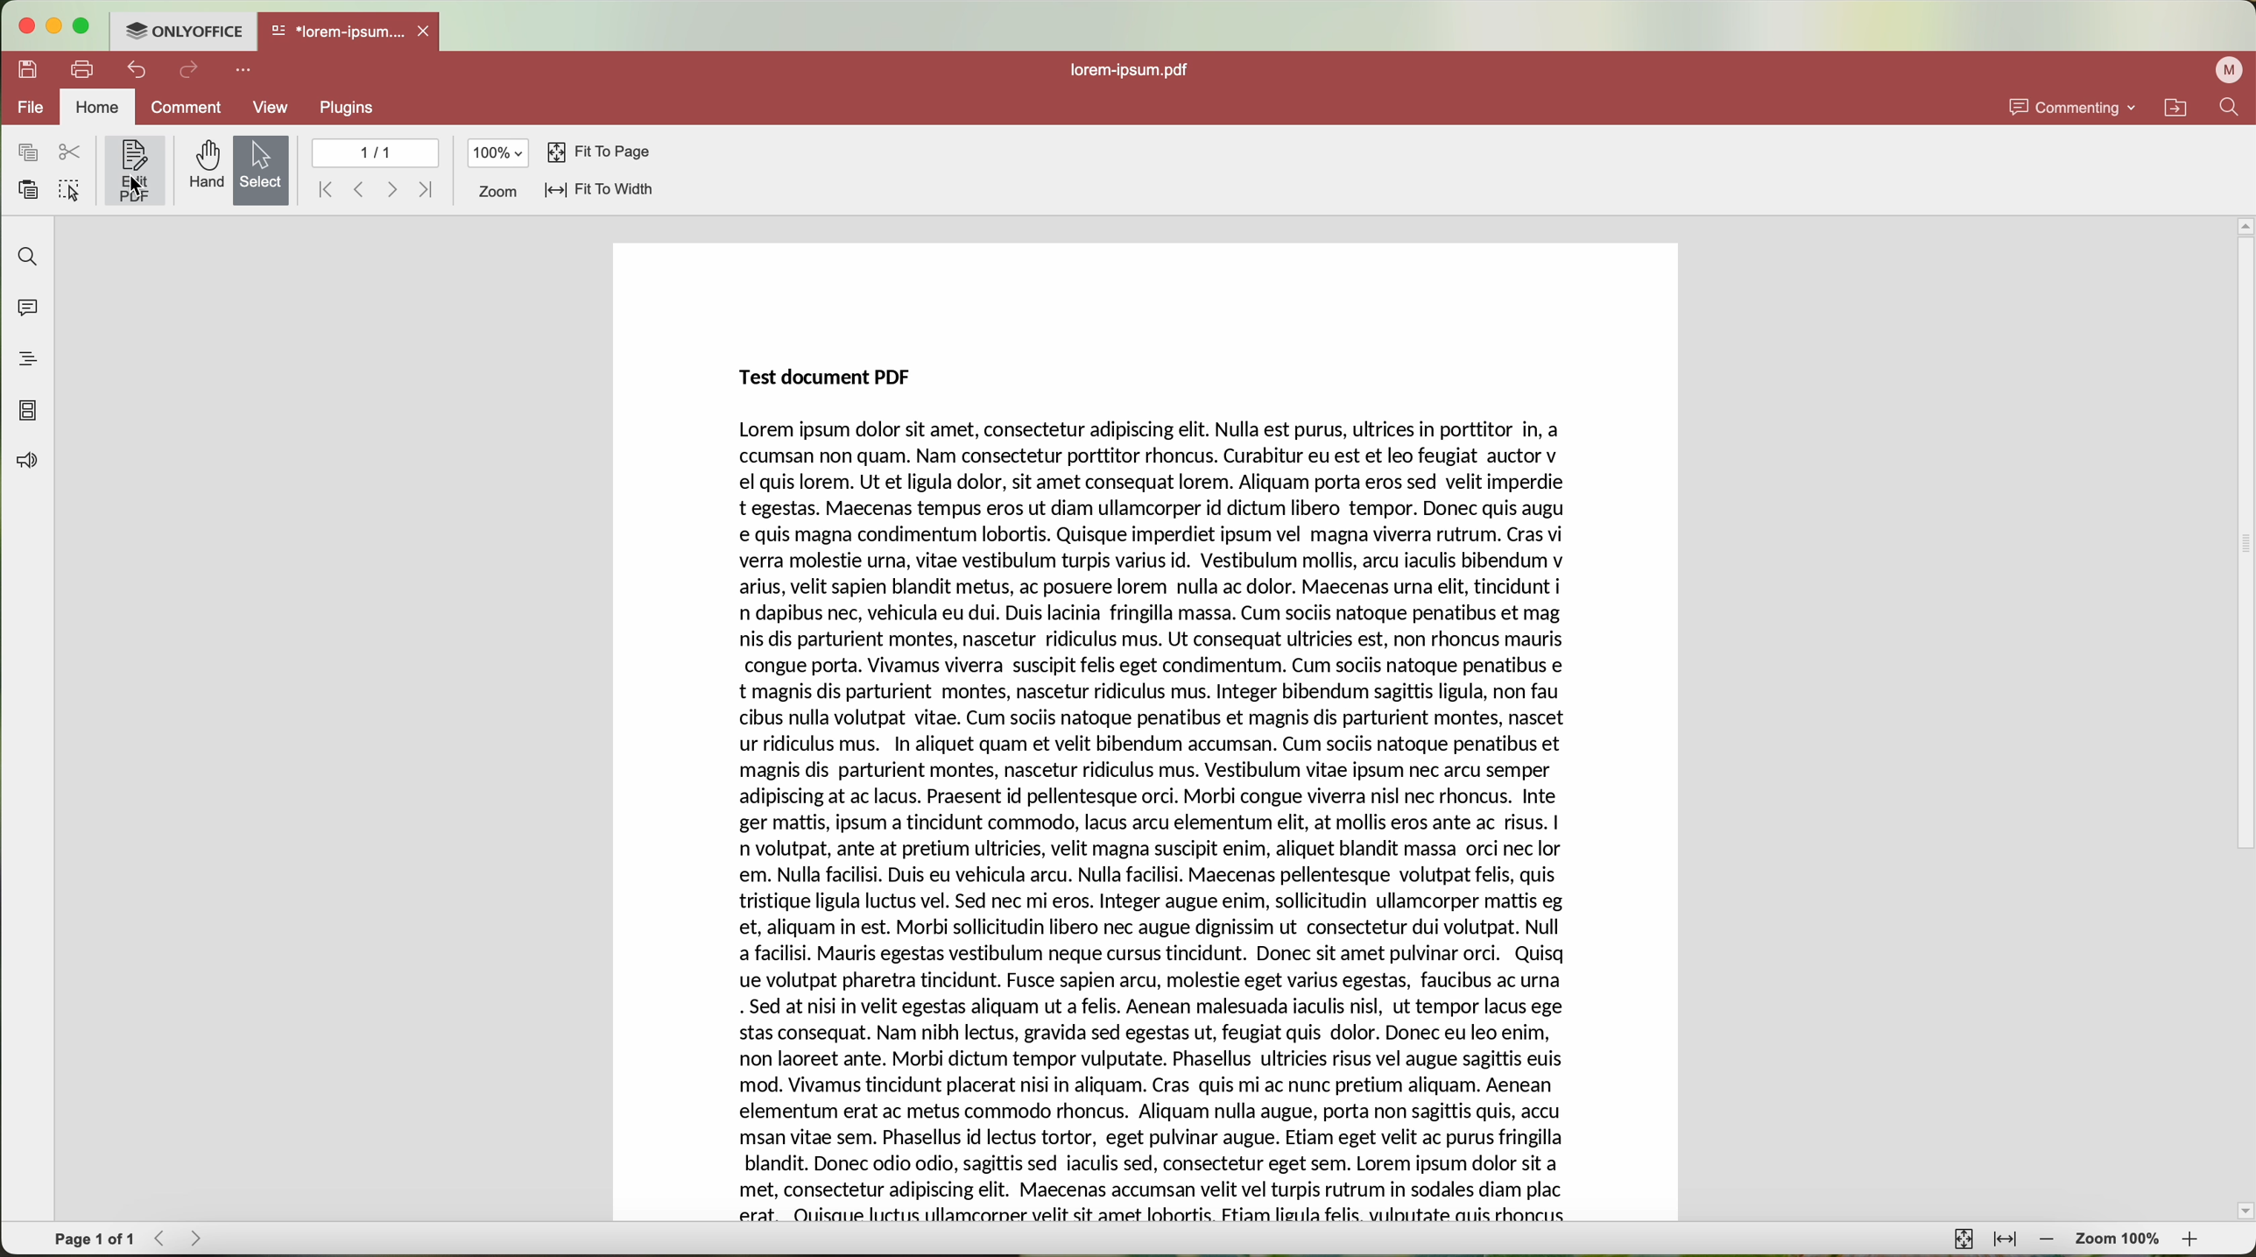 This screenshot has width=2256, height=1257. Describe the element at coordinates (1157, 822) in the screenshot. I see `Lorem ipsum dolor sit amet, consectetur adipiscing elit. Nulla est purus, ultrices in porttitor in, a
ccumsan non quam. Nam consectetur porttitor rhoncus. Curabitur eu est et leo feugiat auctor v
el quis lorem. Ut et ligula dolor, sit amet consequat lorem. Aliquam porta eros sed velit imperdie
t egestas. Maecenas tempus eros ut diam ullamcorper id dictum libero tempor. Donec quis augu
e quis magna condimentum lobortis. Quisque imperdiet ipsum vel magna viverra rutrum. Cras vi
verra molestie urna, vitae vestibulum turpis varius id. Vestibulum mollis, arcu iaculis bibendum v
arius, velit sapien blandit metus, ac posuere lorem nulla ac dolor. Maecenas urna elit, tincidunt i
n dapibus nec, vehicula eu dui. Duis lacinia fringilla massa. Cum sociis natoque penatibus et mag
nis dis parturient montes, nascetur ridiculus mus. Ut consequat ultricies est, non rhoncus mauris
congue porta. Vivamus viverra suscipit felis eget condimentum. Cum sociis natoque penatibus e
t magnis dis parturient montes, nascetur ridiculus mus. Integer bibendum sagittis ligula, non fau
cibus nulla volutpat vitae. Cum sociis natoque penatibus et magnis dis parturient montes, nascet
ur ridiculus mus. In aliquet quam et velit bibendum accumsan. Cum sociis natoque penatibus et
magnis dis parturient montes, nascetur ridiculus mus. Vestibulum vitae ipsum nec arcu semper
adipiscing at ac lacus. Praesent id pellentesque orci. Morbi congue viverra nisl nec rhoncus. Inte
ger mattis, ipsum a tincidunt commodo, lacus arcu elementum elit, at mollis eros ante ac risus. |
n volutpat, ante at pretium ultricies, velit magna suscipit enim, aliquet blandit massa orci nec lor
em. Nulla facilisi. Duis eu vehicula arcu. Nulla facilisi. Maecenas pellentesque volutpat felis, quis
tristique ligula luctus vel. Sed nec mi eros. Integer augue enim, sollicitudin ullamcorper mattis eg
et, aliquam in est. Morbi sollicitudin libero nec augue dignissim ut consectetur dui volutpat. Null
a facilisi. Mauris egestas vestibulum neque cursus tincidunt. Donec sit amet pulvinar orci. Quisq
ue volutpat pharetra tincidunt. Fusce sapien arcu, molestie eget varius egestas, faucibus ac urna
. Sed at nisi in velit egestas aliquam ut a felis. Aenean malesuada iaculis nisl, ut tempor lacus ege
stas consequat. Nam nibh lectus, gravida sed egestas ut, feugiat quis dolor. Donec eu leo enim,
non laoreet ante. Morbi dictum tempor vulputate. Phasellus ultricies risus vel augue sagittis euis
mod. Vivamus tincidunt placerat nisi in aliquam. Cras quis mi ac nunc pretium aliquam. Aenean
elementum erat ac metus commodo rhoncus. Aliquam nulla augue, porta non sagittis quis, accu
msan vitae sem. Phasellus id lectus tortor, eget pulvinar augue. Etiam eget velit ac purus fringilla
blandit. Donec odio odio, sagittis sed iaculis sed, consectetur eget sem. Lorem ipsum dolor sit a
met, consectetur adipiscing elit. Maecenas accumsan velit vel turpis rutrum in sodales diam plac
erat. Ouisatie luctus ullamcorner velit sit amet lobortis. Ftiam lienila felis. viilnutate ais rhonciis` at that location.